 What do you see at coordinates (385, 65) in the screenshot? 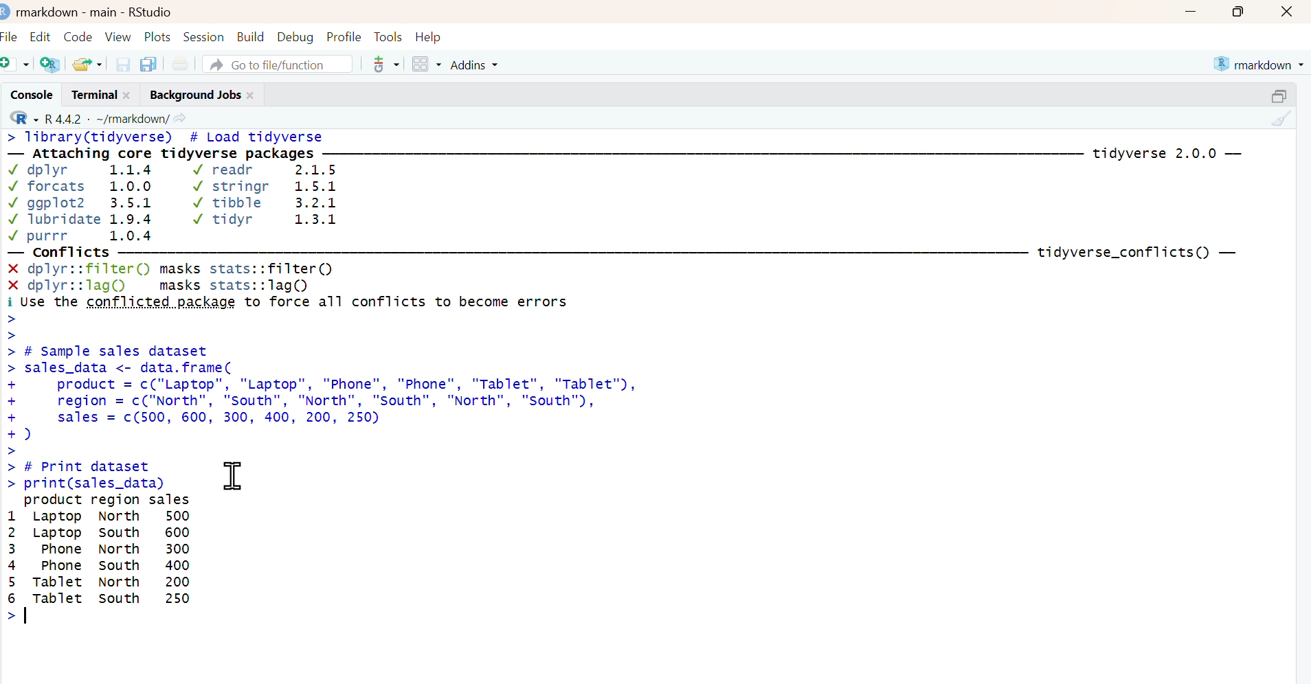
I see `Git` at bounding box center [385, 65].